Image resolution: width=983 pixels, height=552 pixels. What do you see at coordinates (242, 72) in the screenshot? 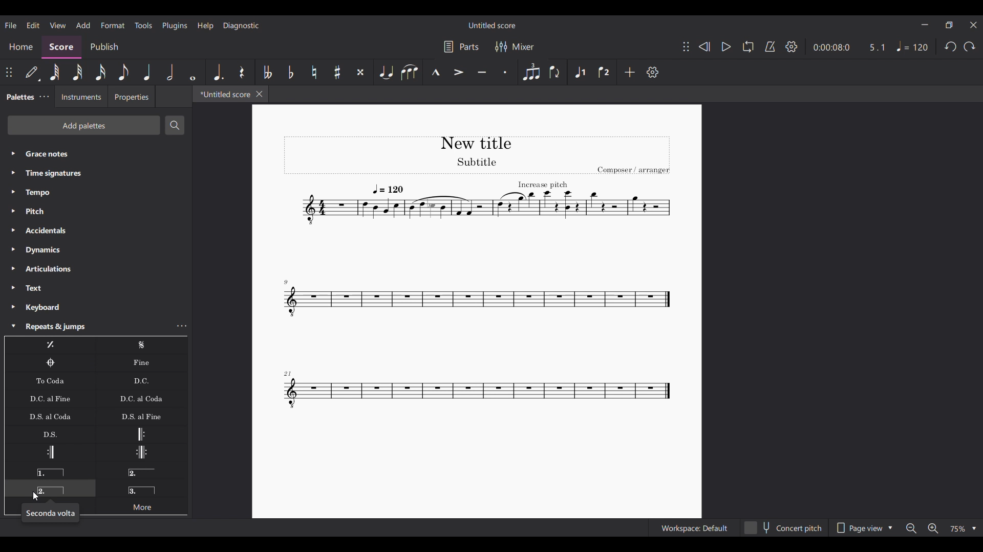
I see `Rest` at bounding box center [242, 72].